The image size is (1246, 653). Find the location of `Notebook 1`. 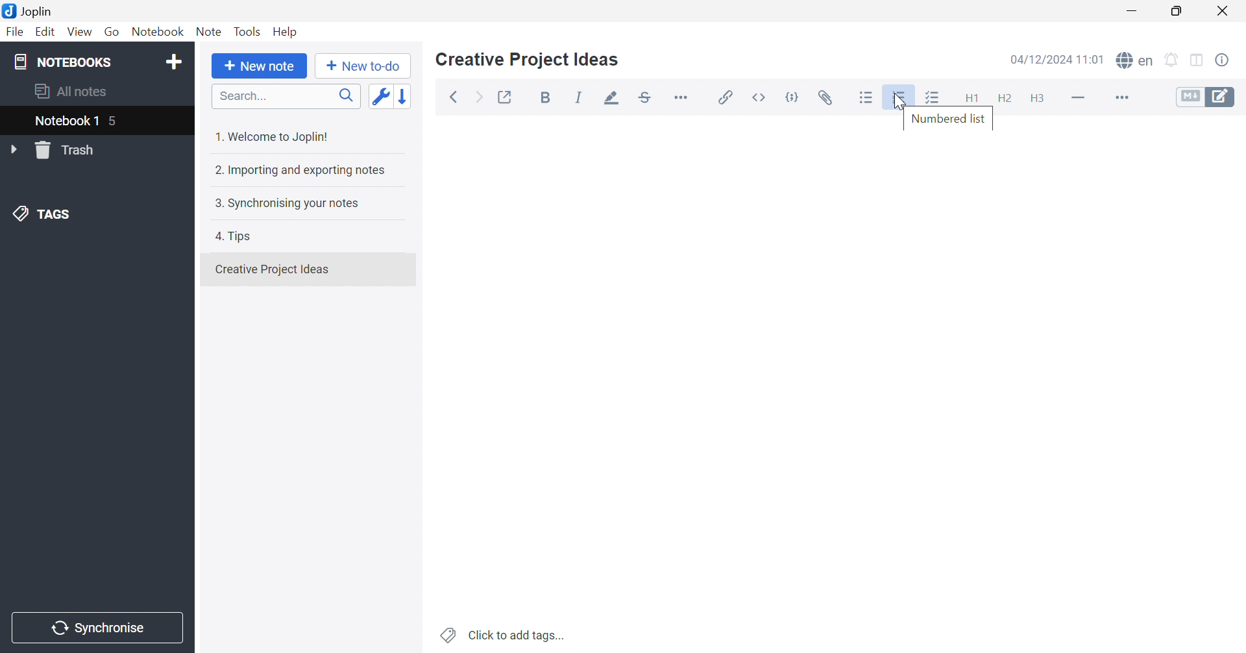

Notebook 1 is located at coordinates (65, 122).